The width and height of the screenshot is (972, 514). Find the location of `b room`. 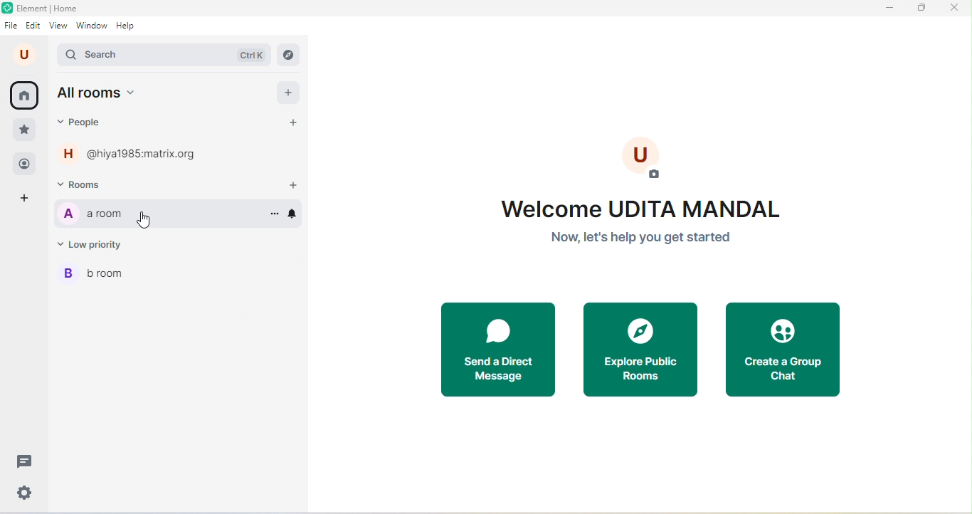

b room is located at coordinates (179, 274).